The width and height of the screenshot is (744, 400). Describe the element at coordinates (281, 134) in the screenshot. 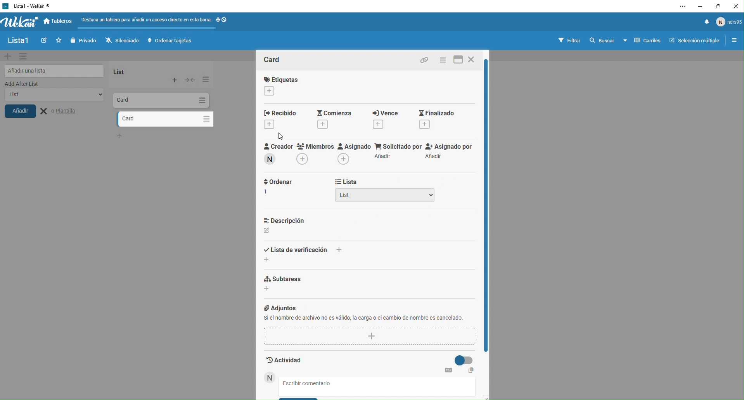

I see `cursor` at that location.